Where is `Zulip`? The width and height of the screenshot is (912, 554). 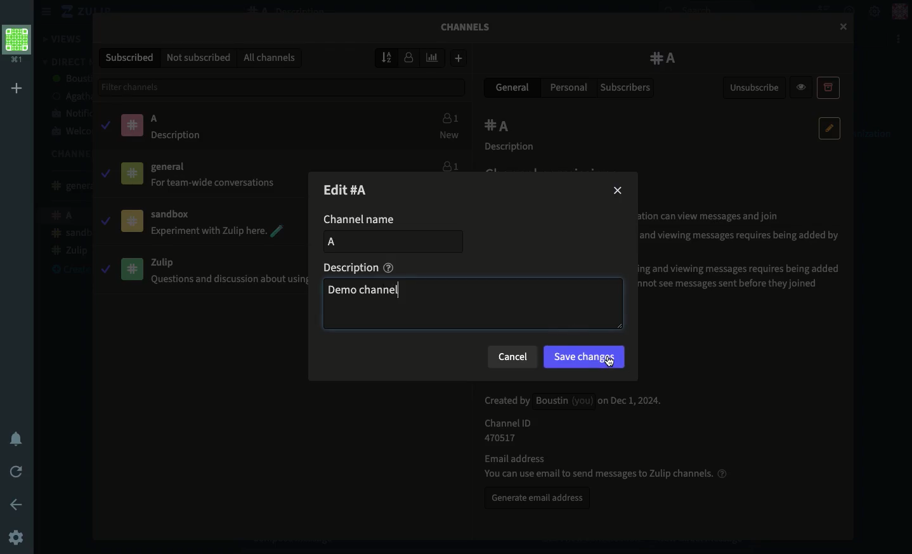
Zulip is located at coordinates (68, 251).